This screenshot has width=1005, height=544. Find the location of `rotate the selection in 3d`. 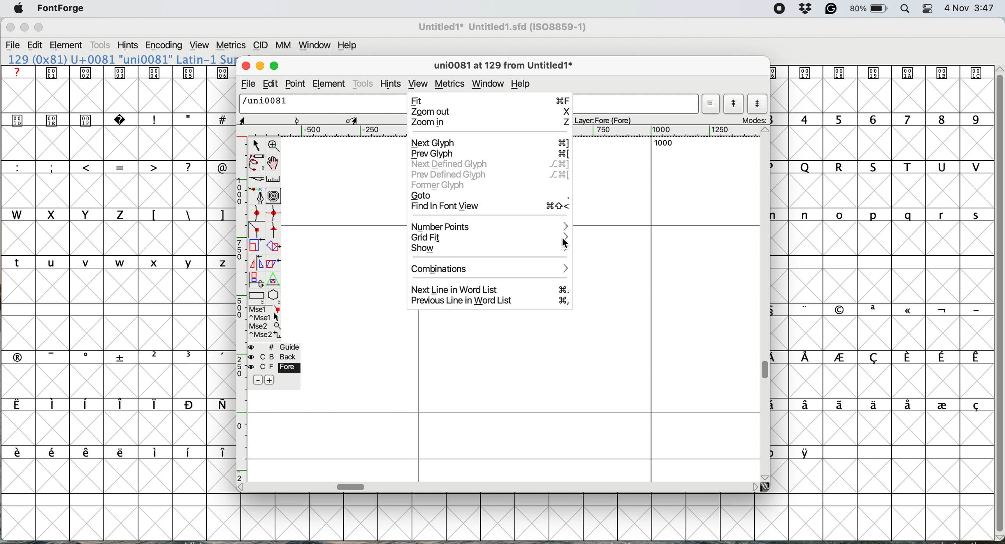

rotate the selection in 3d is located at coordinates (257, 279).